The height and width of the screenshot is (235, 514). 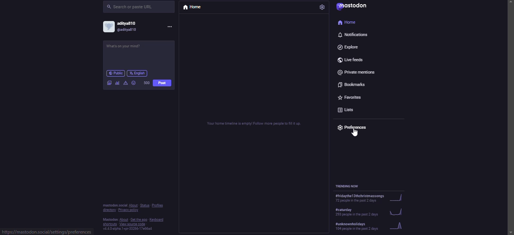 I want to click on mastodon, so click(x=353, y=6).